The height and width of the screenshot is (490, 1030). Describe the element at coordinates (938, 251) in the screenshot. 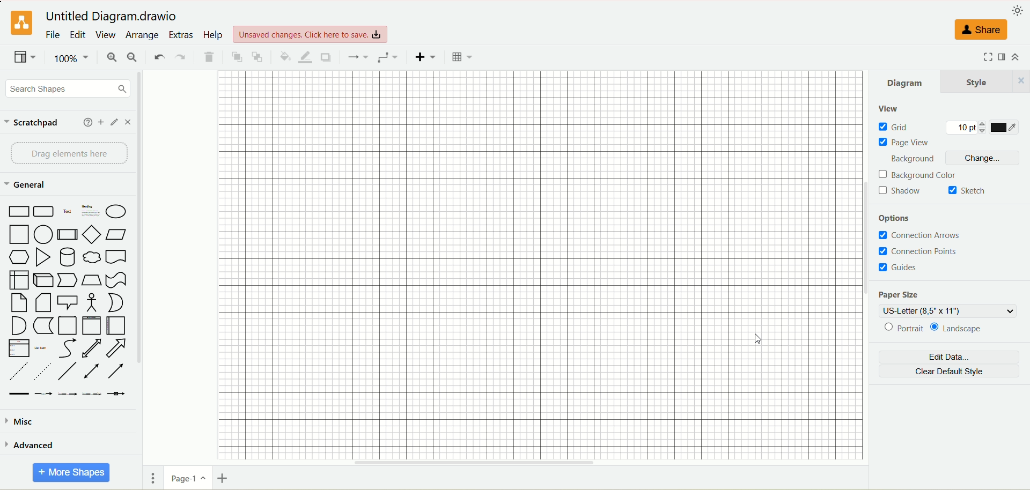

I see `connection points` at that location.